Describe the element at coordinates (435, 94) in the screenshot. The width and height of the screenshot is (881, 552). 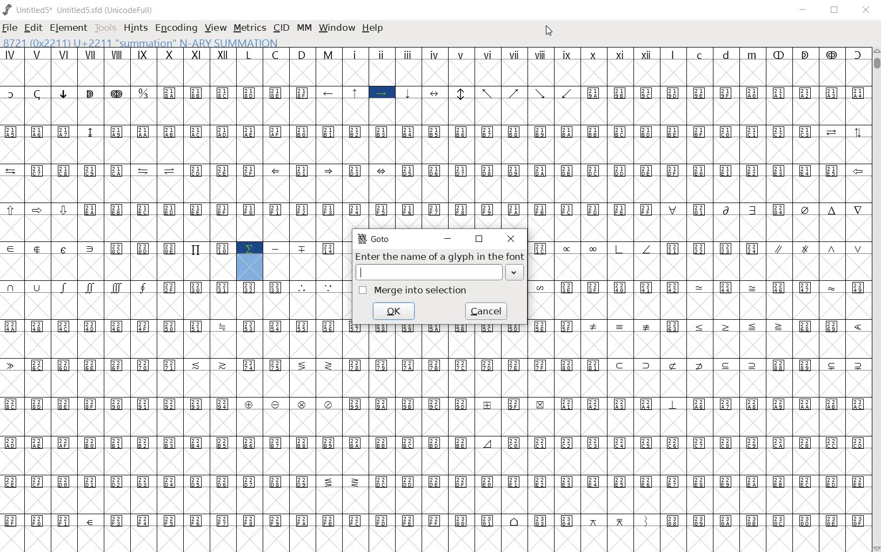
I see `special symbols` at that location.